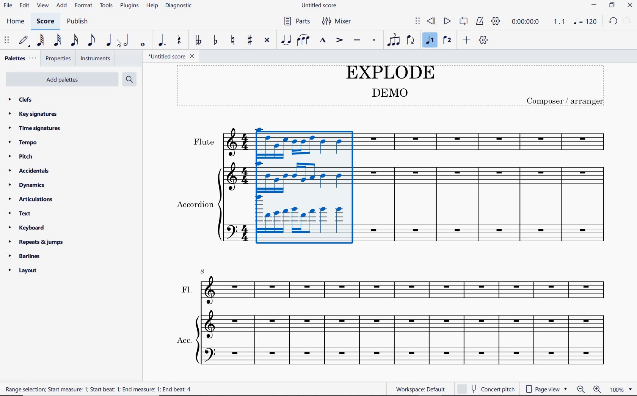 The image size is (637, 396). What do you see at coordinates (129, 6) in the screenshot?
I see `plugins` at bounding box center [129, 6].